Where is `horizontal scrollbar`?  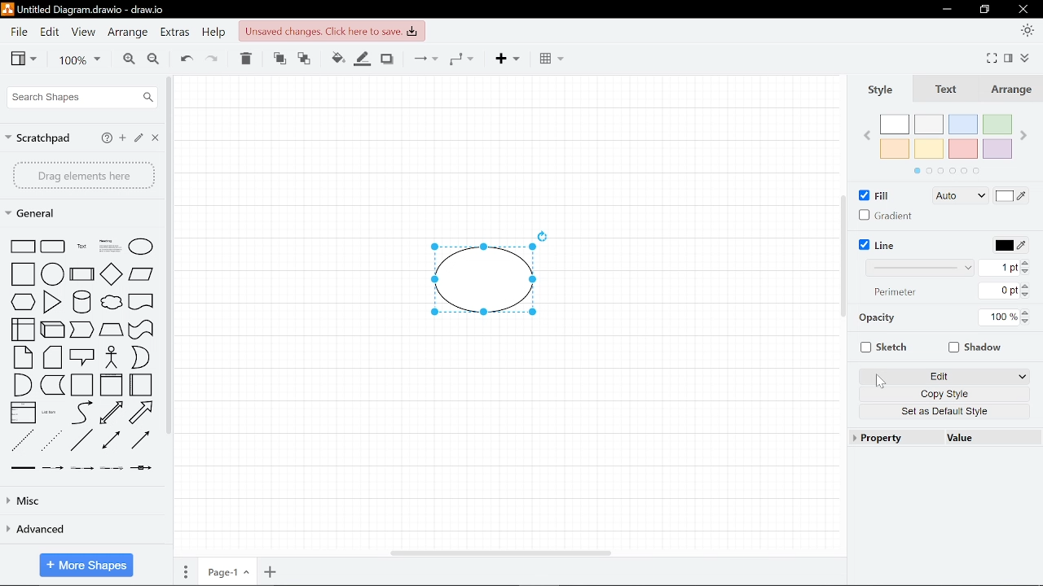
horizontal scrollbar is located at coordinates (497, 553).